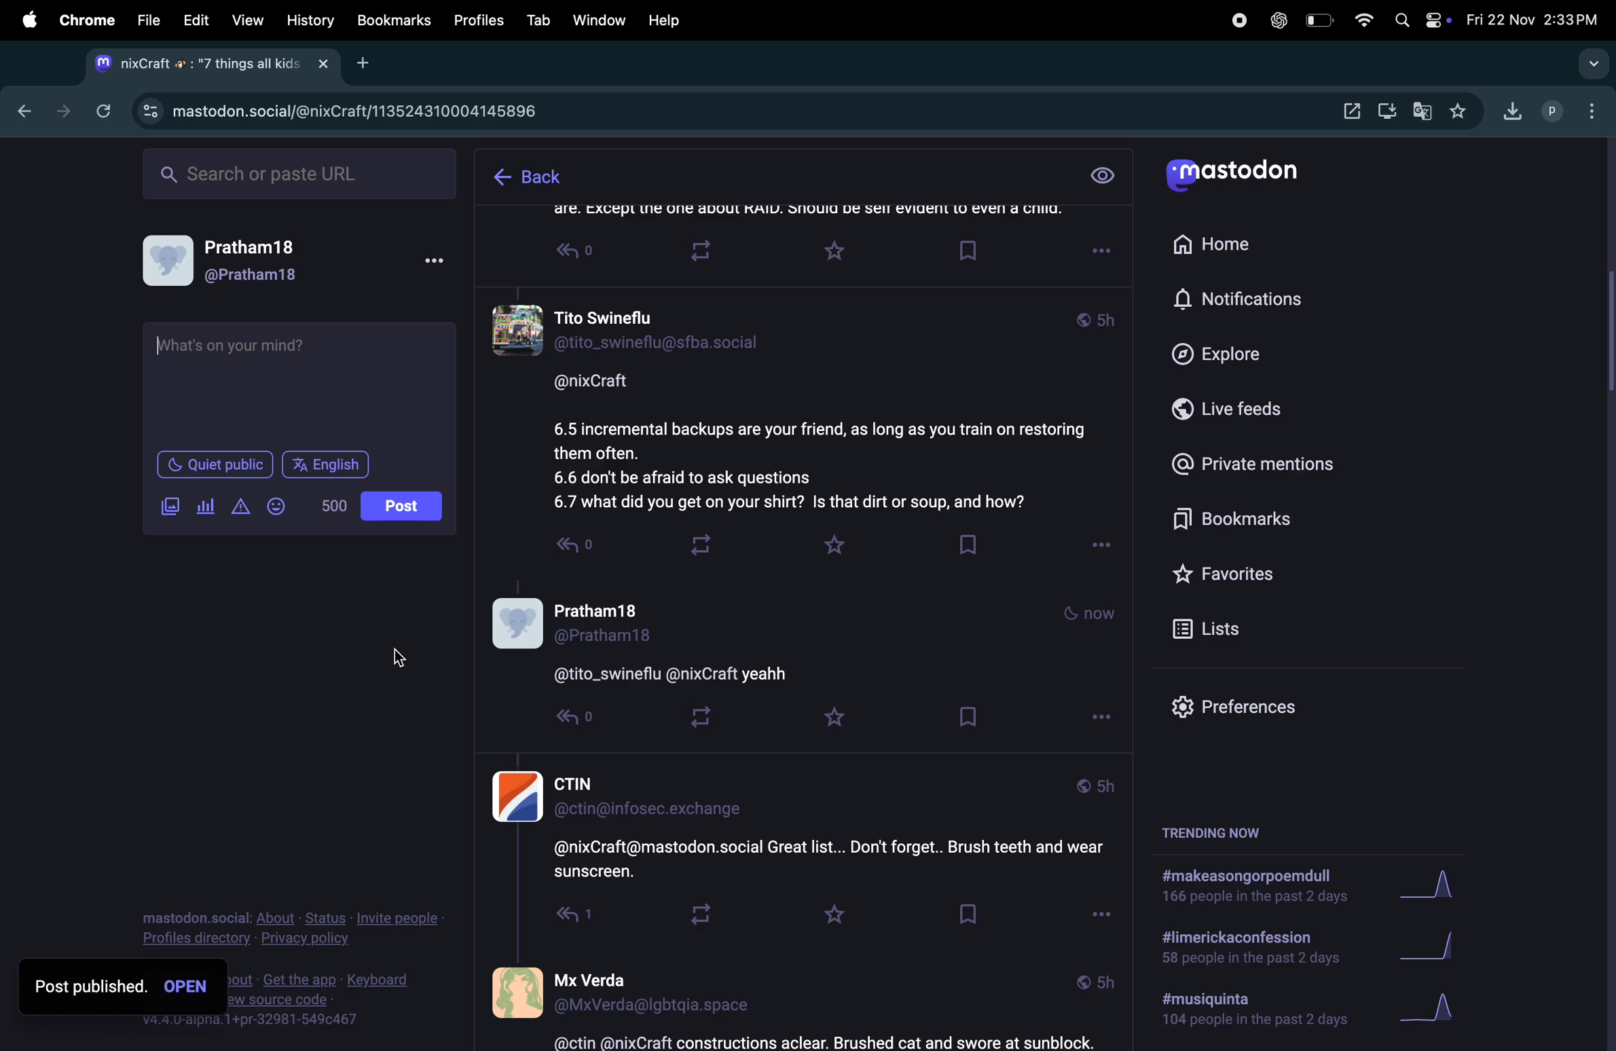 This screenshot has width=1616, height=1051. What do you see at coordinates (223, 65) in the screenshot?
I see `tab` at bounding box center [223, 65].